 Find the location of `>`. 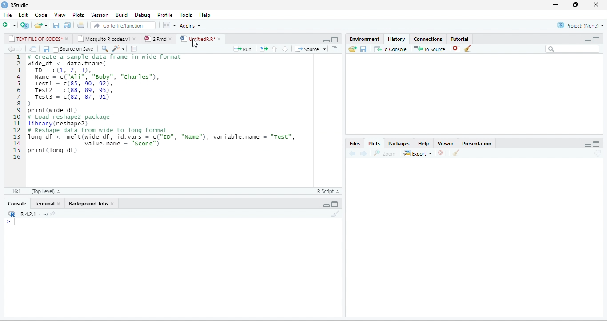

> is located at coordinates (11, 222).